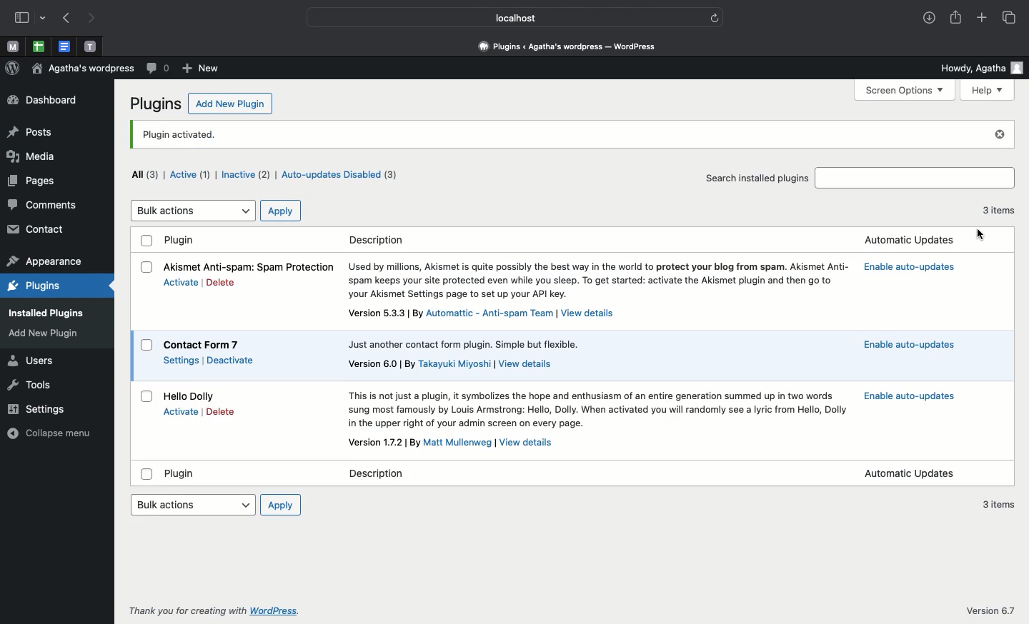 The height and width of the screenshot is (624, 1029). I want to click on Plugin activated, so click(558, 135).